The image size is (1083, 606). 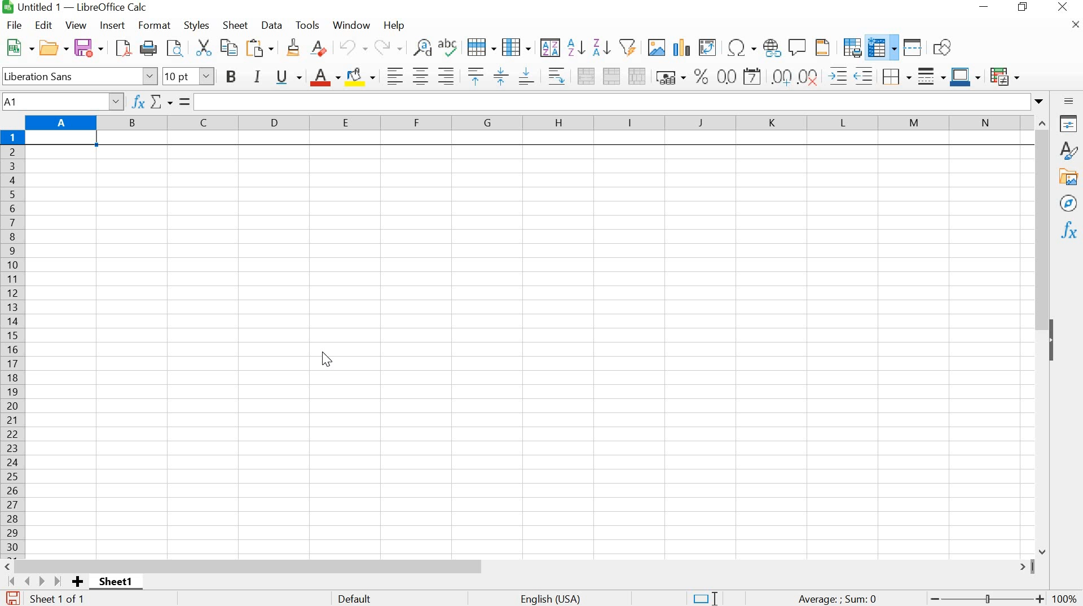 What do you see at coordinates (289, 77) in the screenshot?
I see `UNDERLINE` at bounding box center [289, 77].